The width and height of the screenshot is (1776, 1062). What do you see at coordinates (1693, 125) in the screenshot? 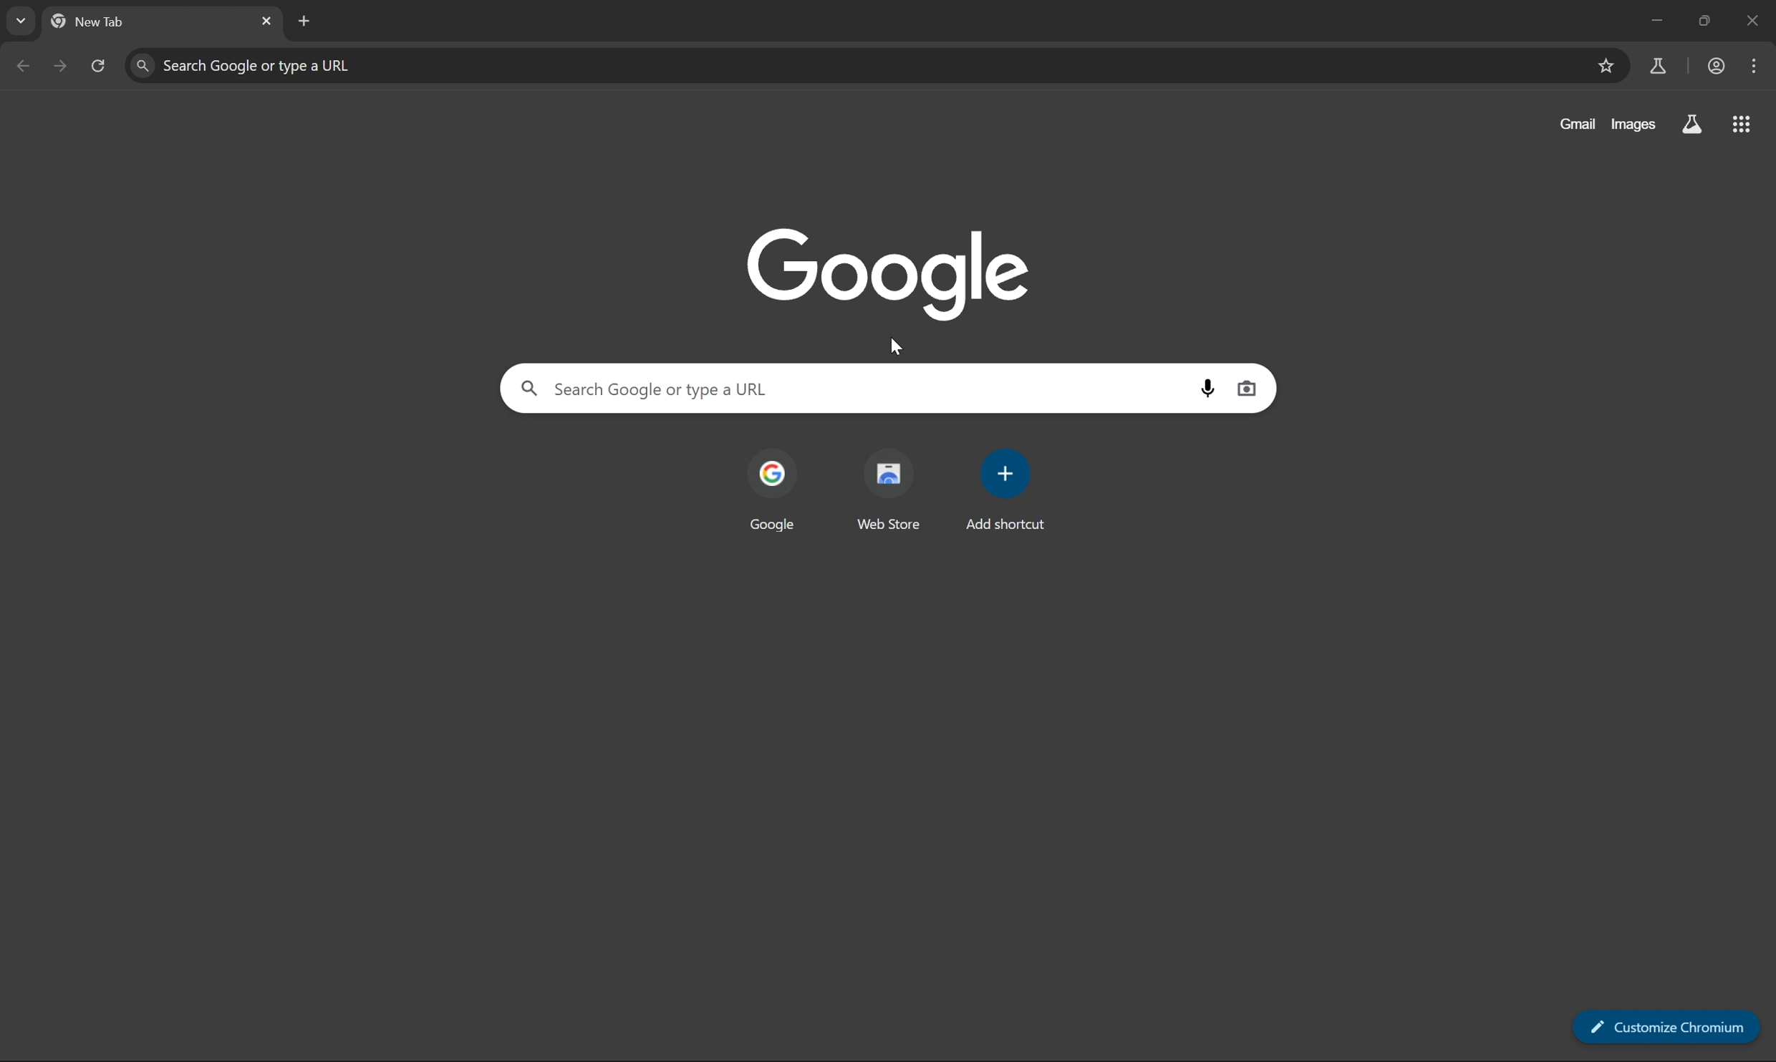
I see `search labs` at bounding box center [1693, 125].